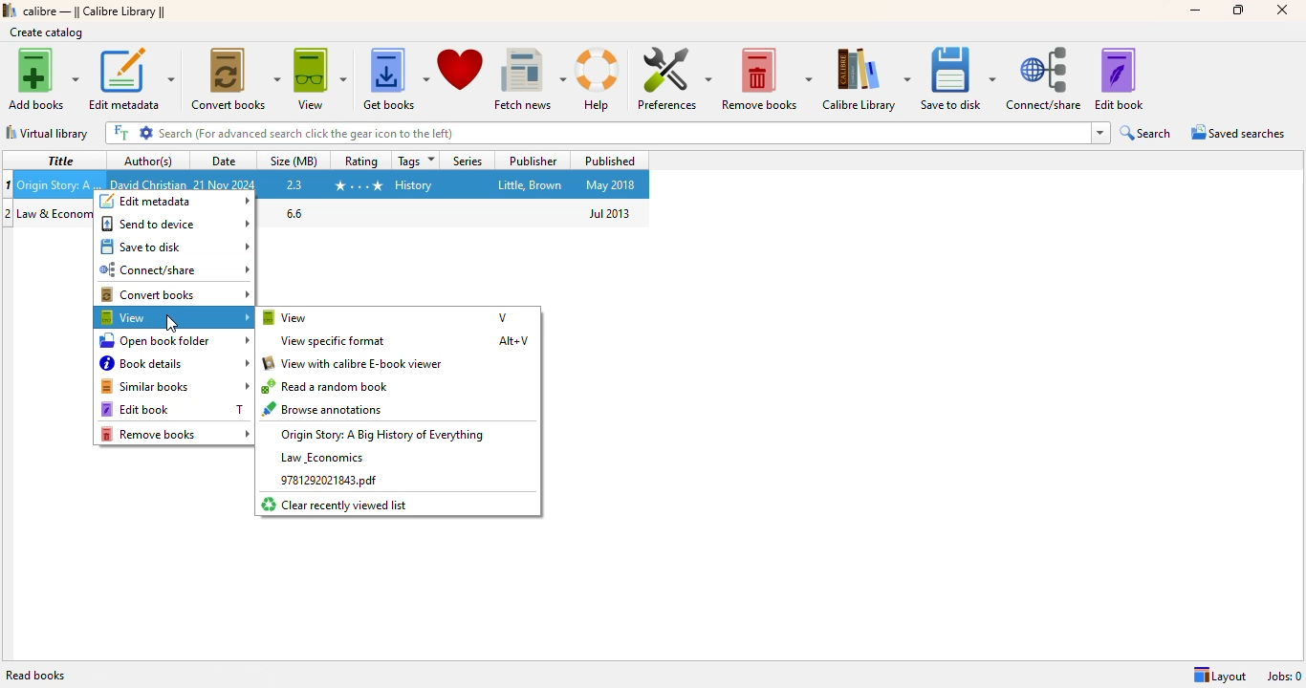  What do you see at coordinates (1147, 133) in the screenshot?
I see `search` at bounding box center [1147, 133].